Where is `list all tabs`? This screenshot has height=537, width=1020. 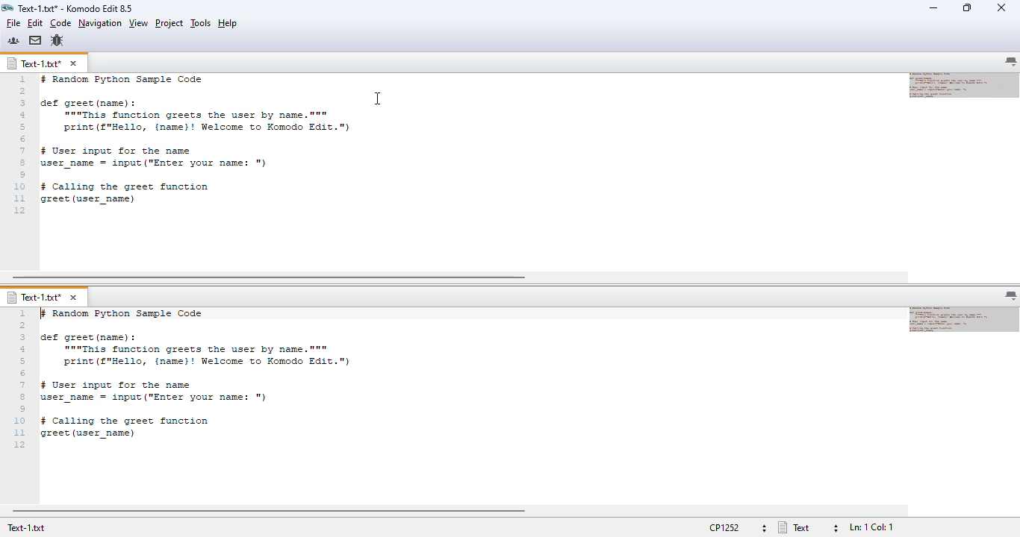
list all tabs is located at coordinates (1010, 296).